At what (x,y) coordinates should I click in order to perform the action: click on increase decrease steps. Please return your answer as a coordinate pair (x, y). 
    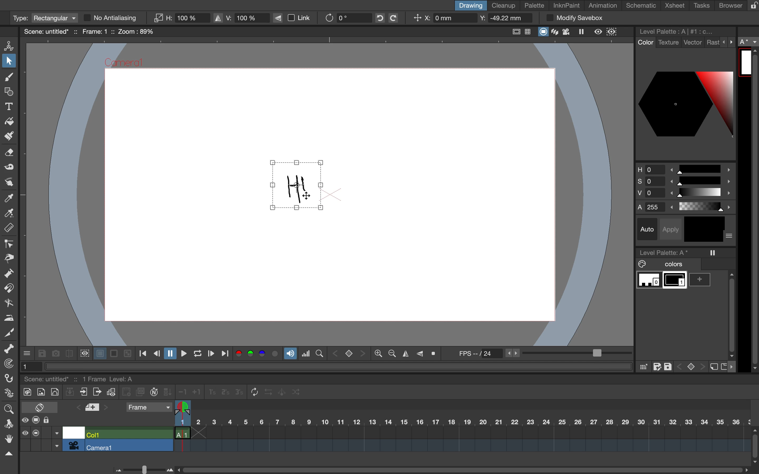
    Looking at the image, I should click on (188, 392).